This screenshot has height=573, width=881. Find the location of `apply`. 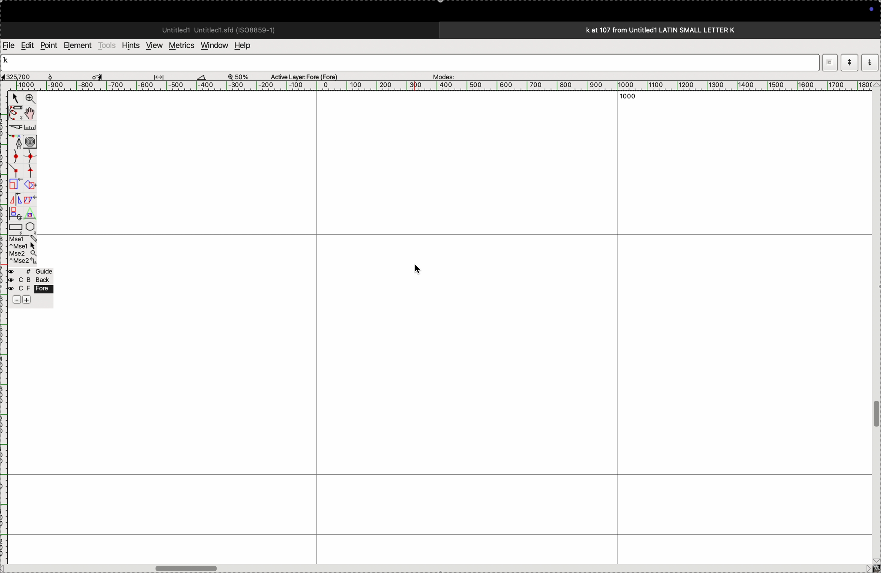

apply is located at coordinates (30, 205).